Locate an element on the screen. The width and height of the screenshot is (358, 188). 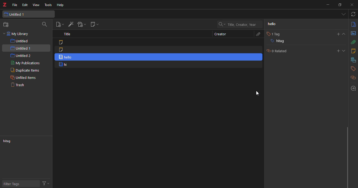
close is located at coordinates (353, 5).